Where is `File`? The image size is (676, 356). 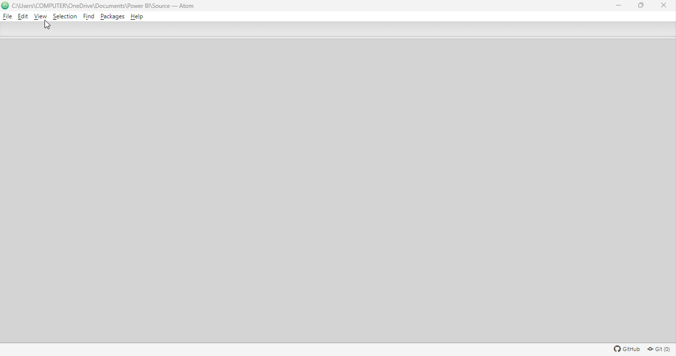 File is located at coordinates (7, 16).